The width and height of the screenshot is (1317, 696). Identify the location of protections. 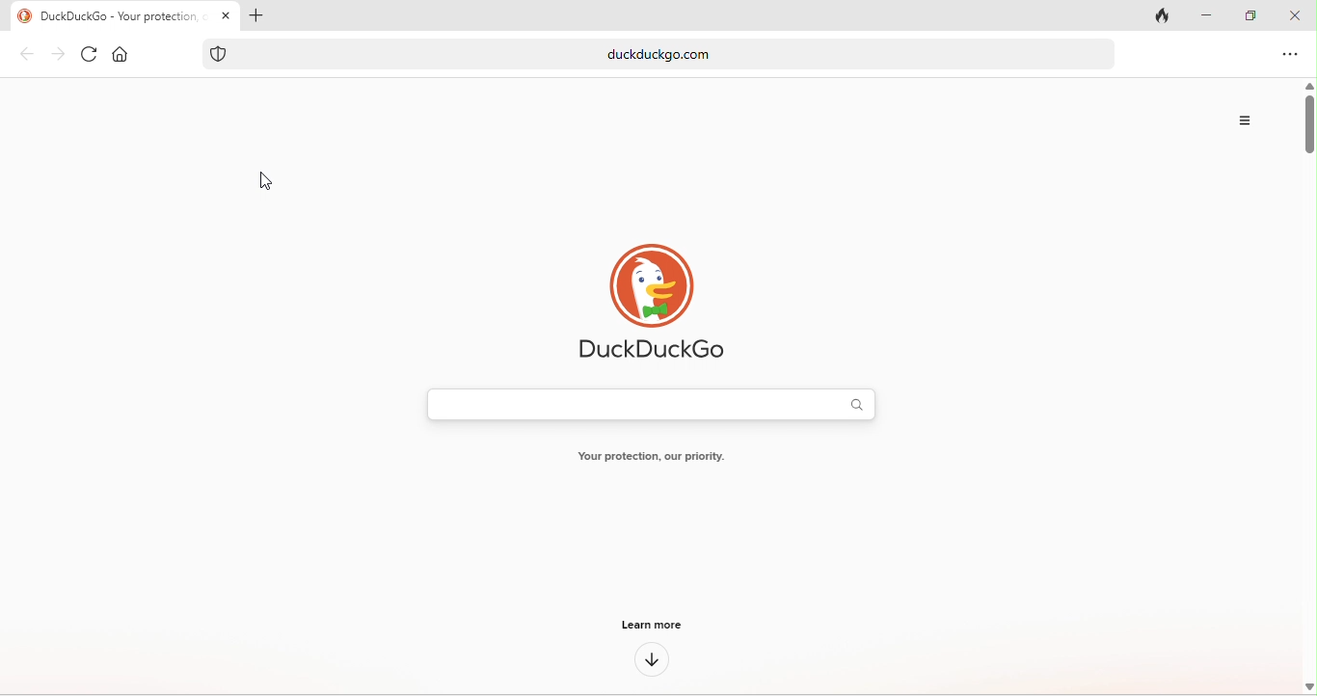
(219, 54).